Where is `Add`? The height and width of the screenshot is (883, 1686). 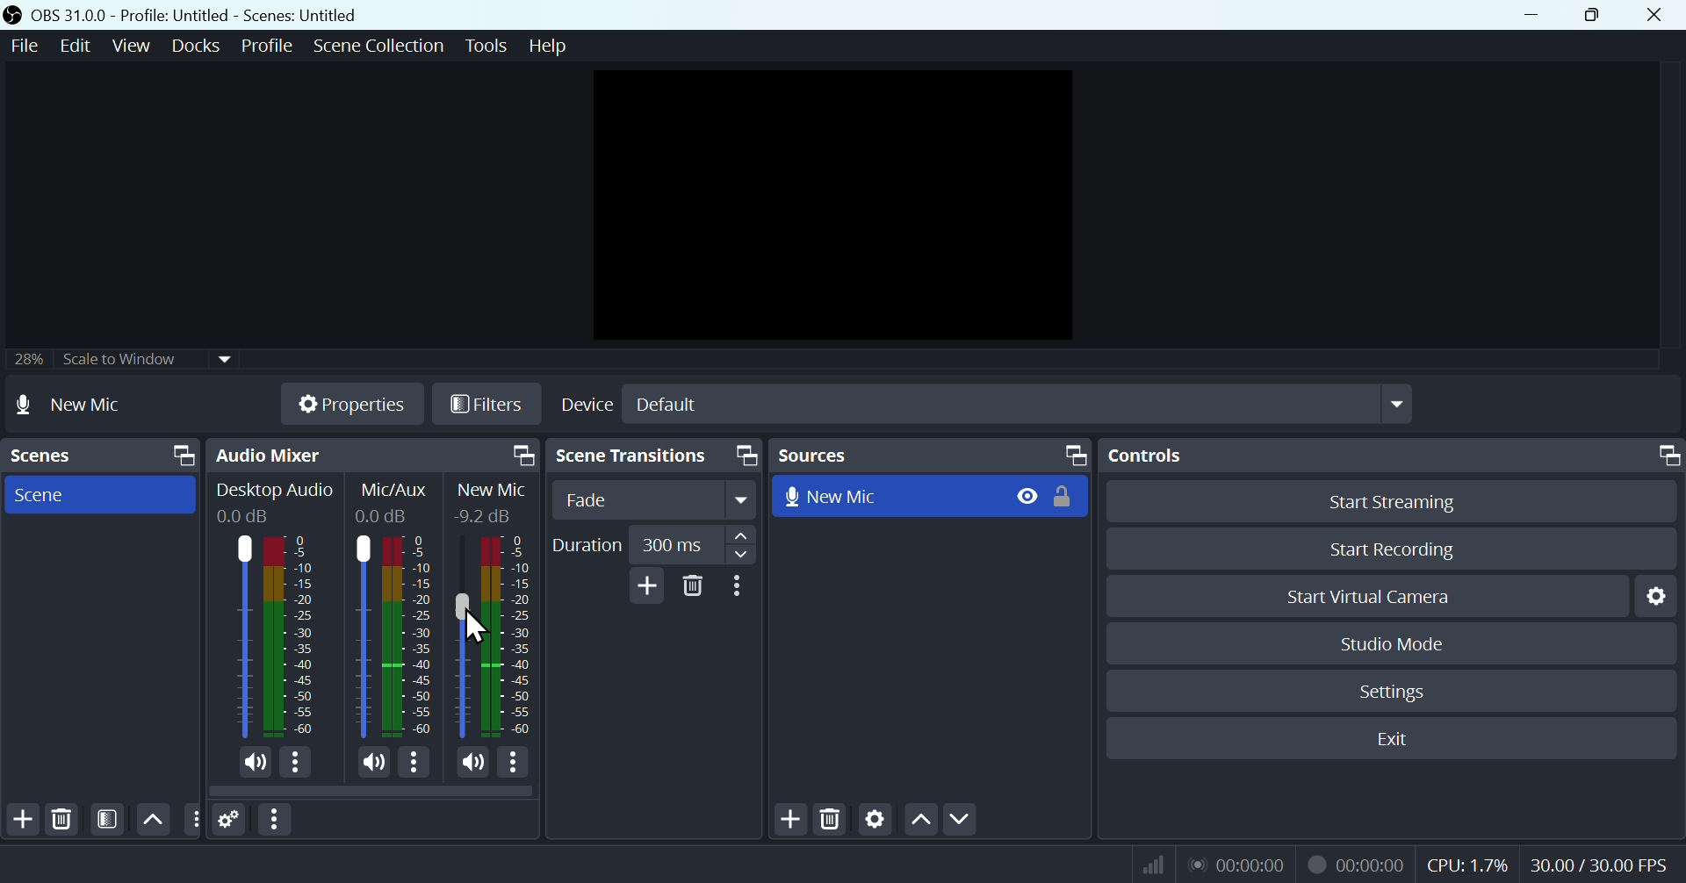
Add is located at coordinates (644, 585).